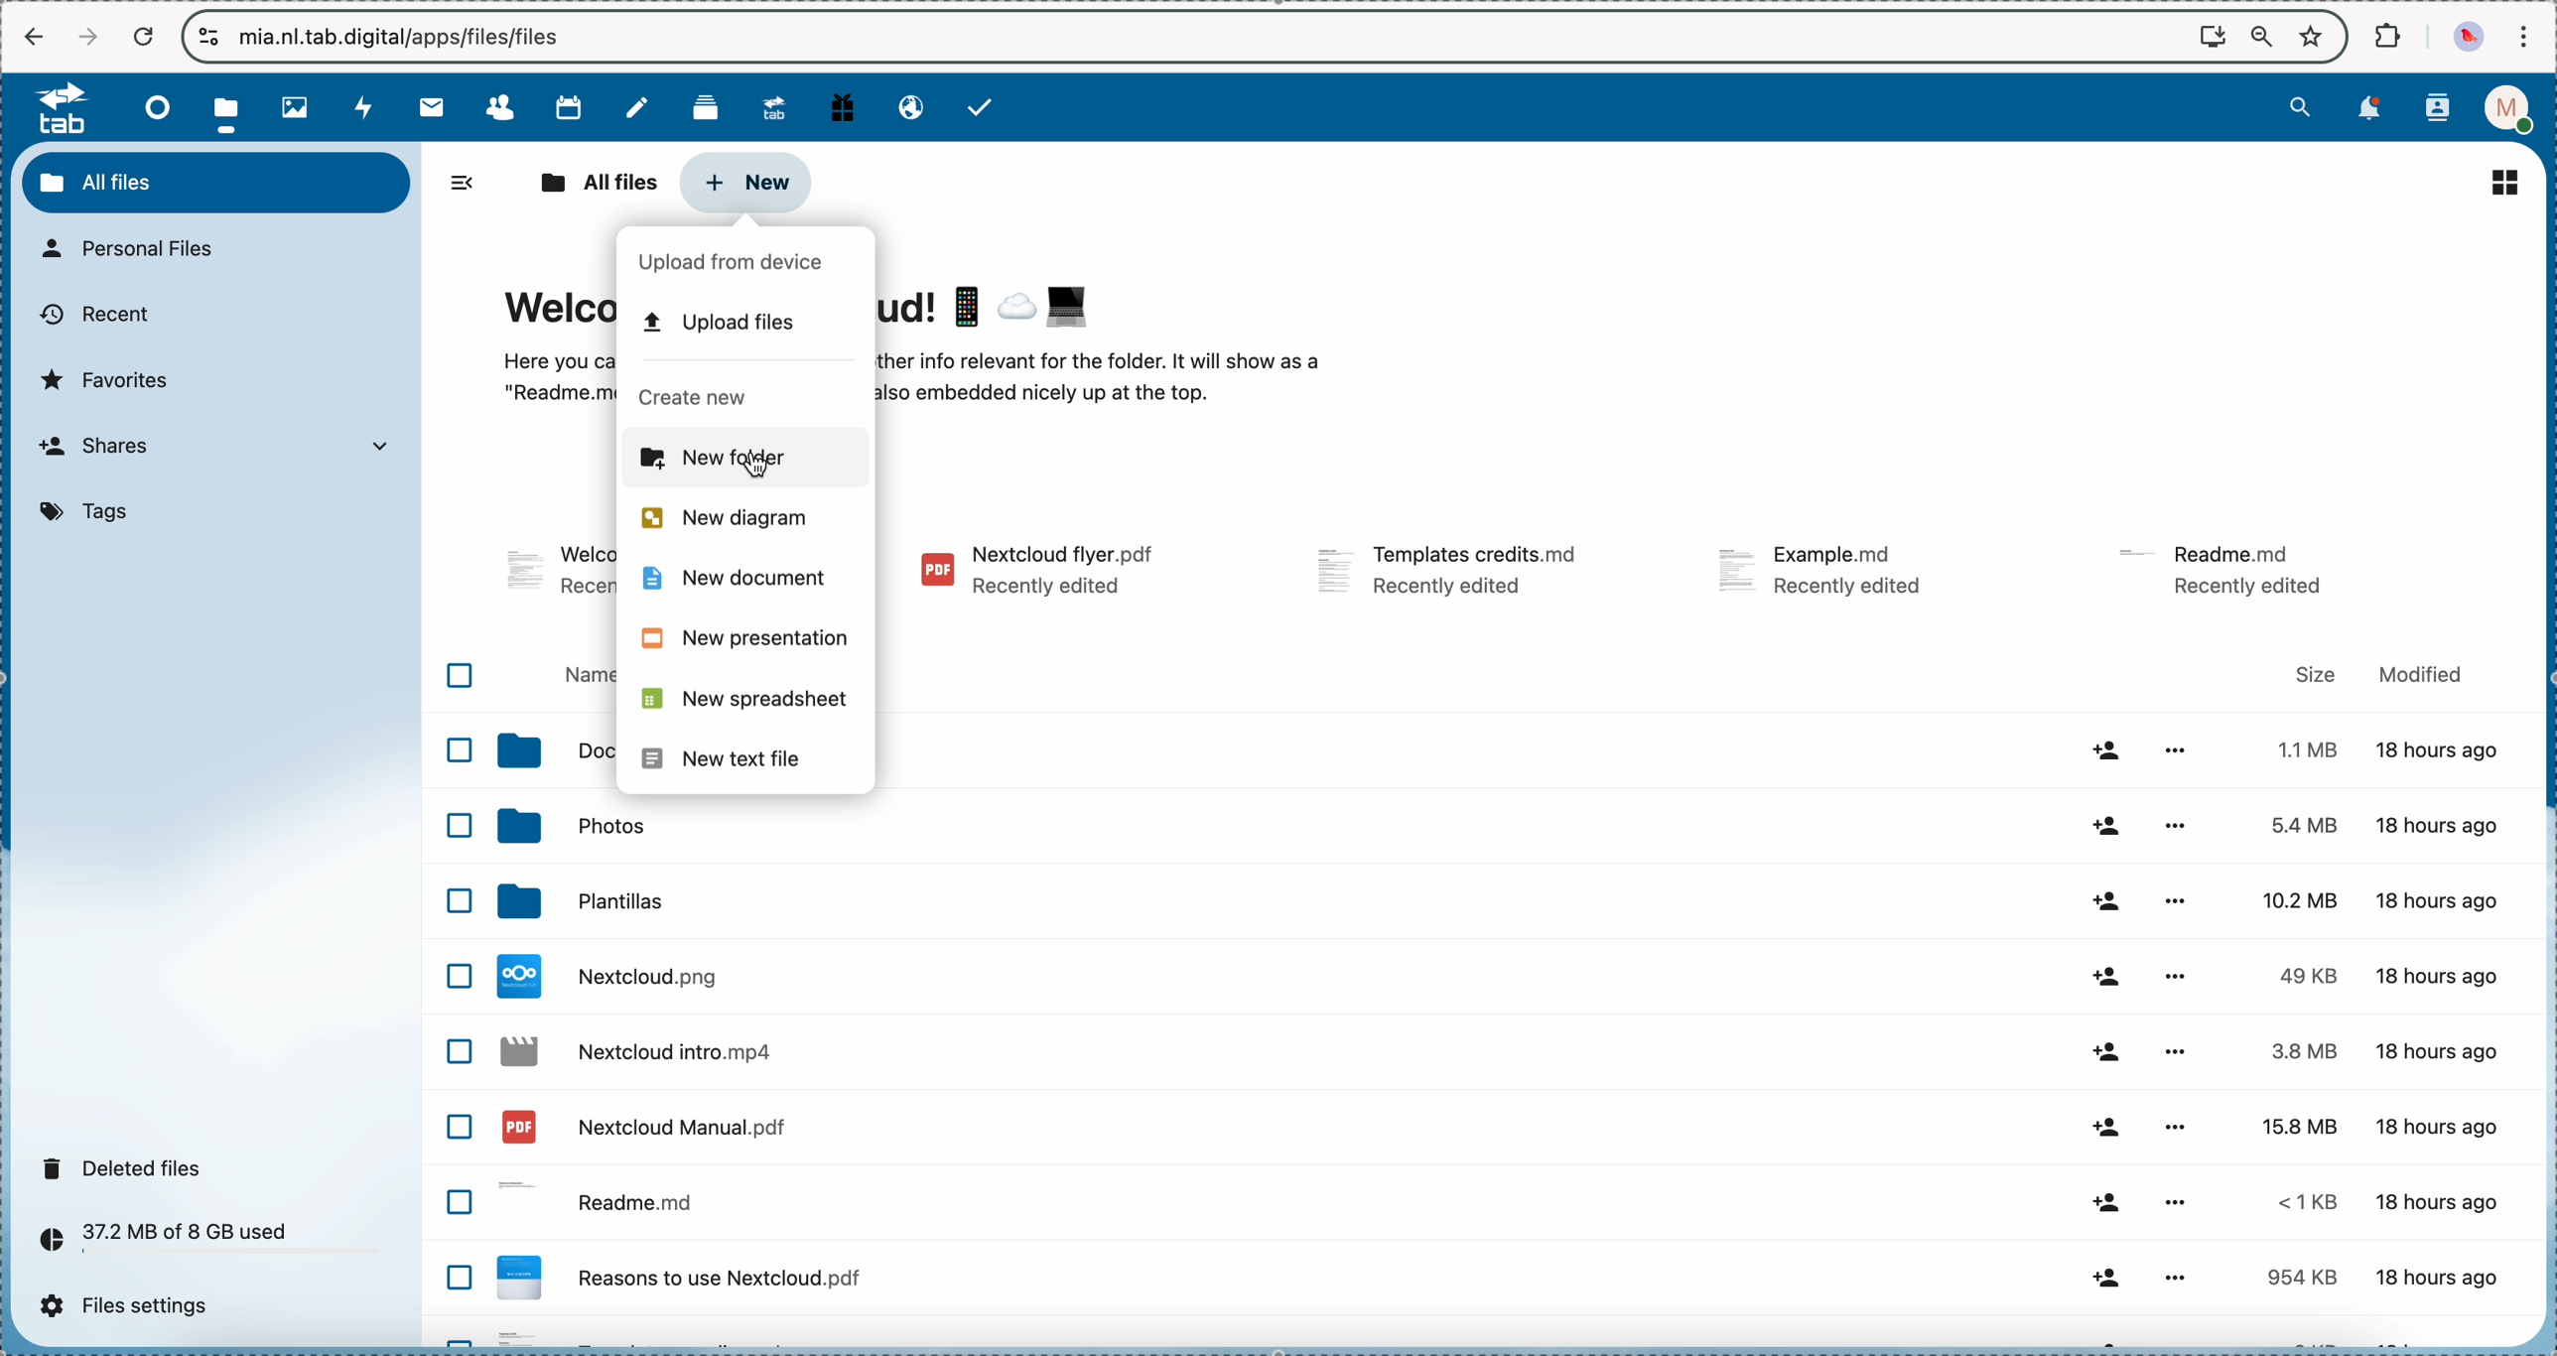  Describe the element at coordinates (232, 107) in the screenshot. I see `click on files` at that location.